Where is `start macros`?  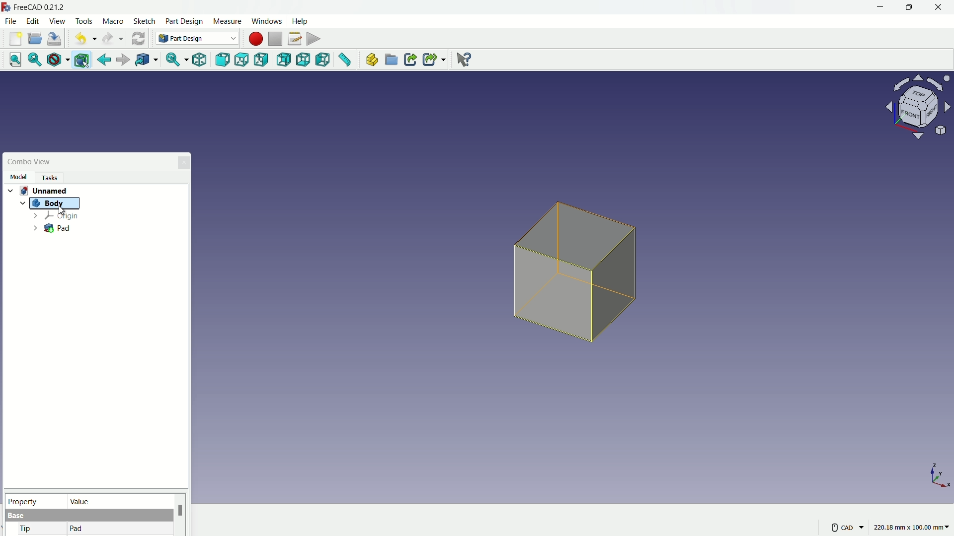 start macros is located at coordinates (255, 39).